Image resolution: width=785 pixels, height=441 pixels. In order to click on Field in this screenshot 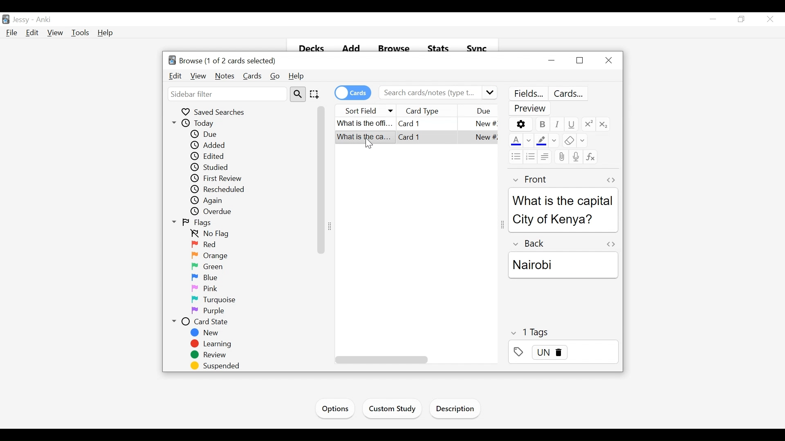, I will do `click(529, 180)`.